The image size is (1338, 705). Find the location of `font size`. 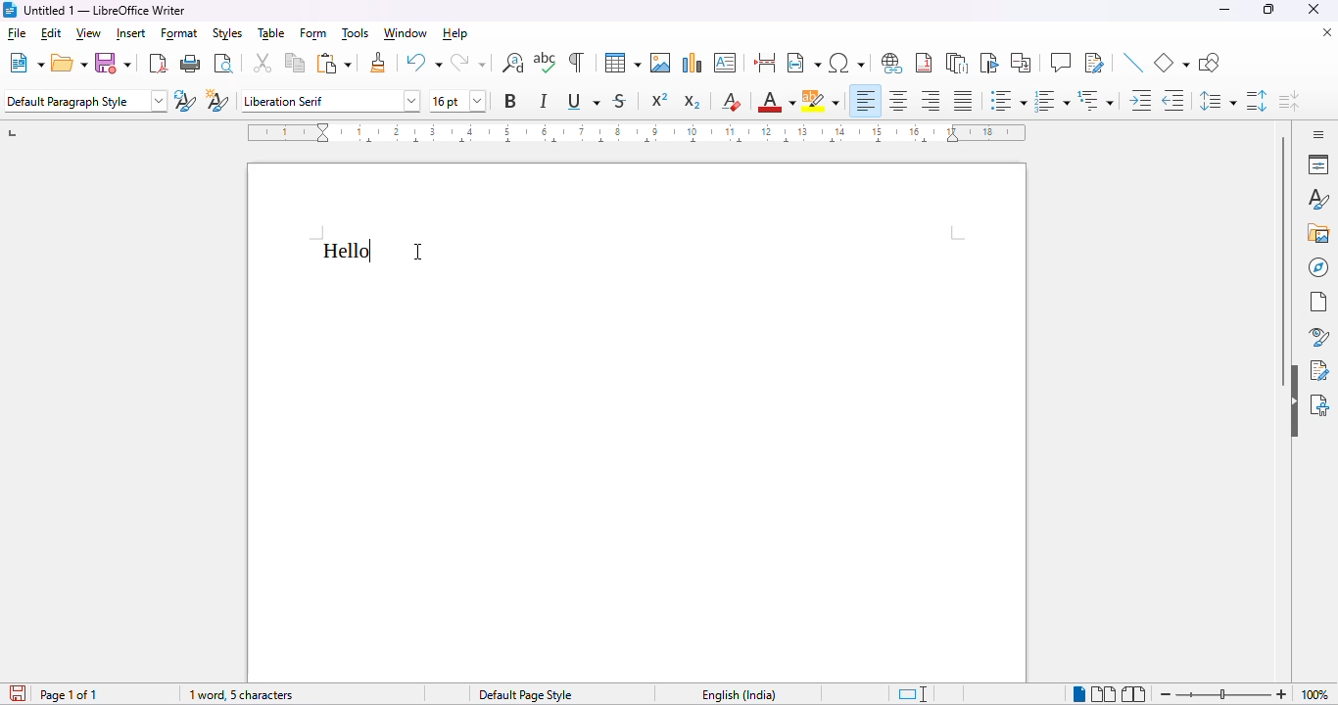

font size is located at coordinates (455, 101).